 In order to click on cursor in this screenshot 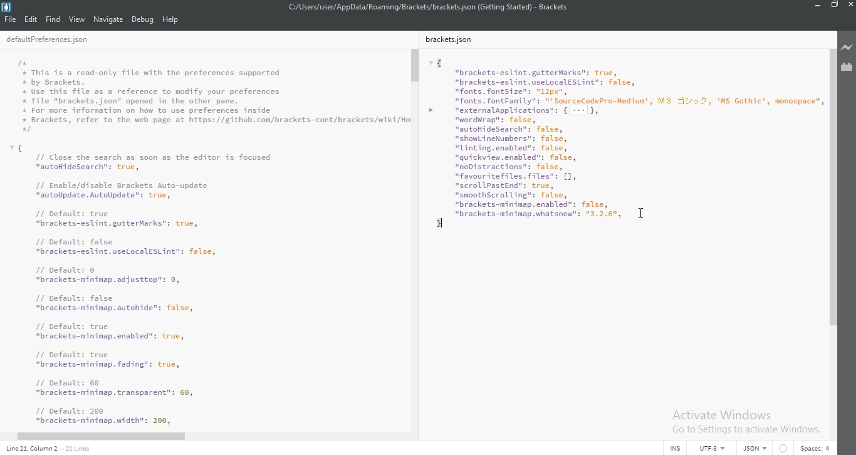, I will do `click(644, 211)`.